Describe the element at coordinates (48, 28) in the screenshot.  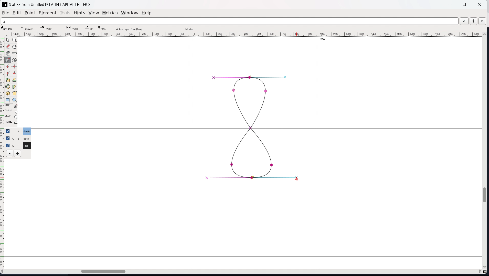
I see `cursor destination coordinate` at that location.